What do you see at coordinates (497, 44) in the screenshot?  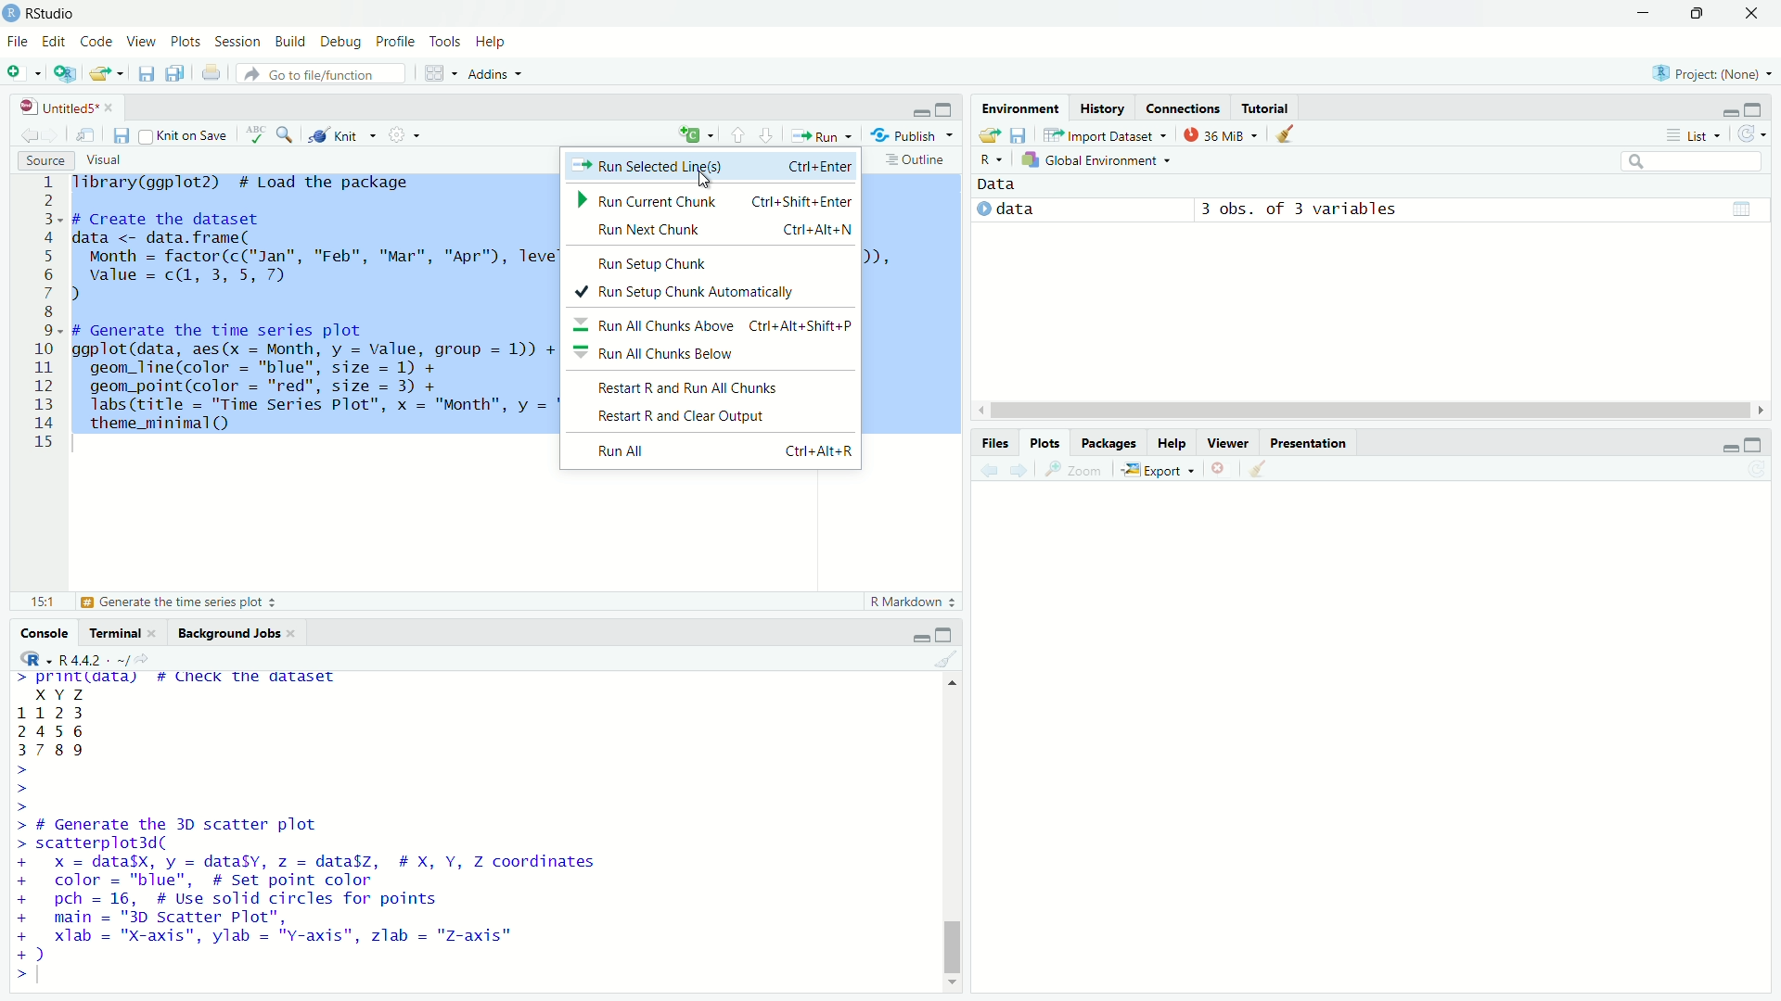 I see `help` at bounding box center [497, 44].